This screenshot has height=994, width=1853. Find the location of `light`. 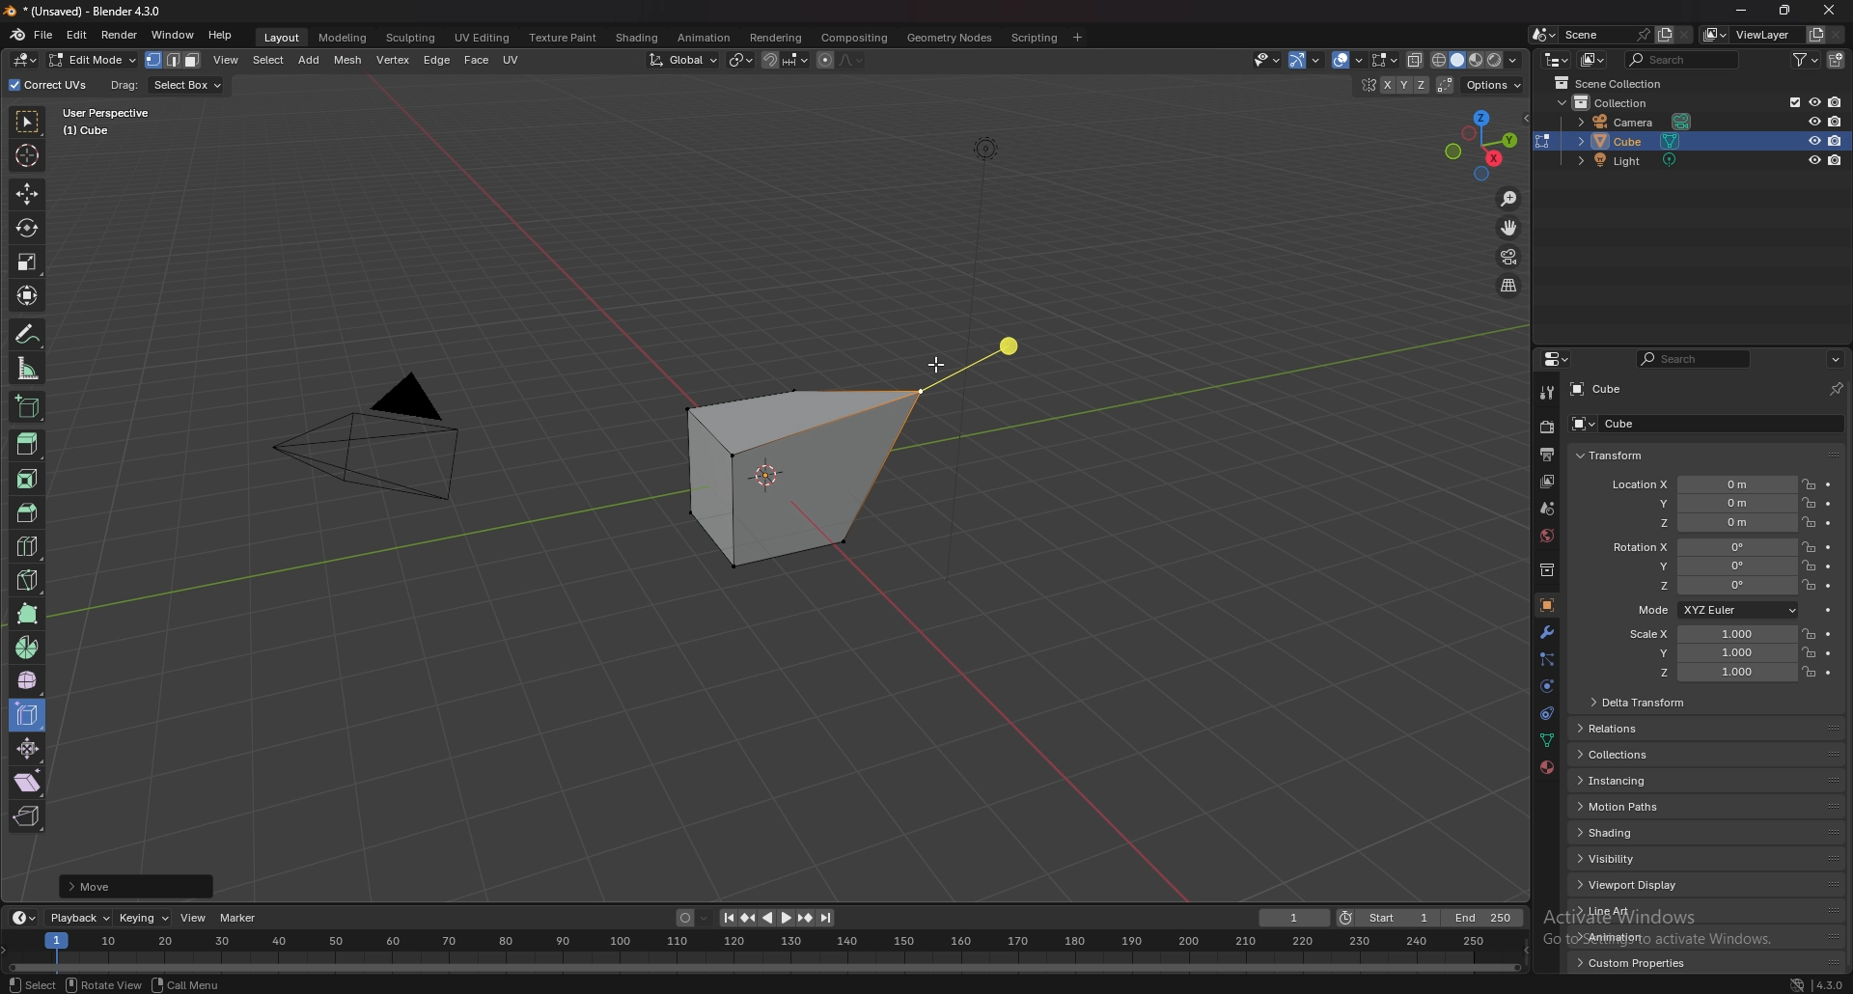

light is located at coordinates (1637, 163).